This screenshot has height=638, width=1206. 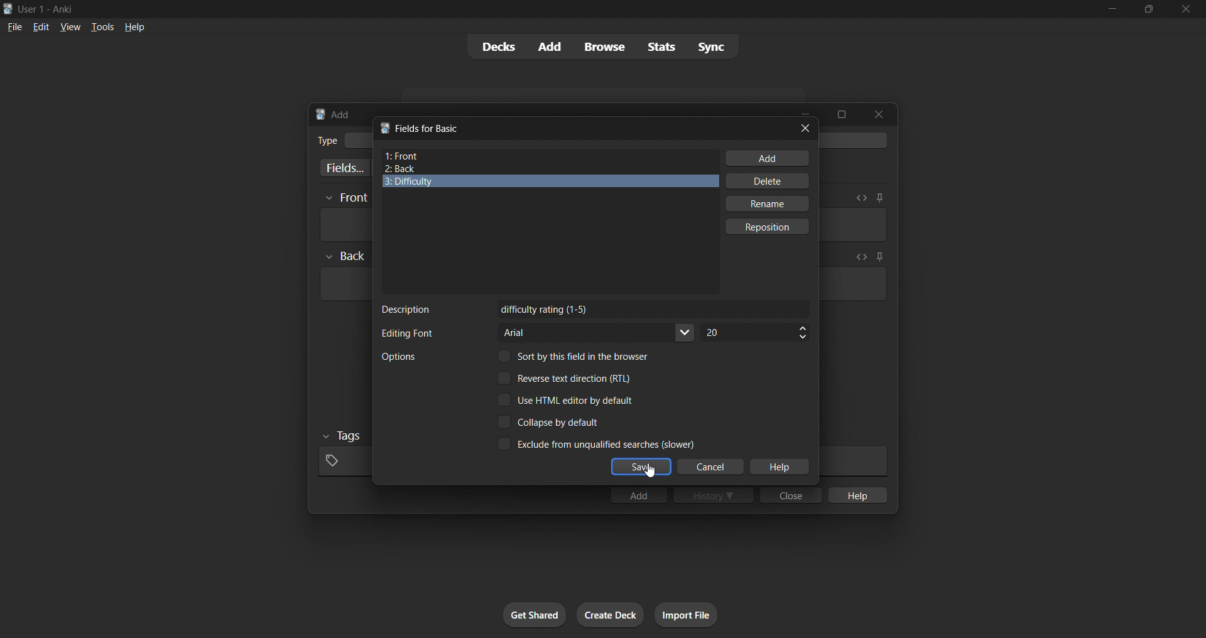 I want to click on close, so click(x=791, y=495).